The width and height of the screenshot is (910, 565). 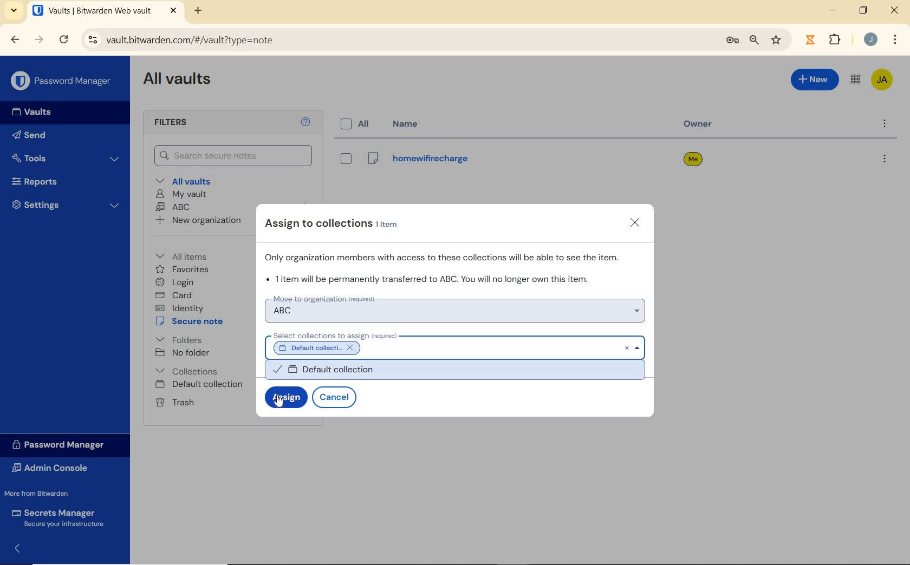 What do you see at coordinates (15, 40) in the screenshot?
I see `backward` at bounding box center [15, 40].